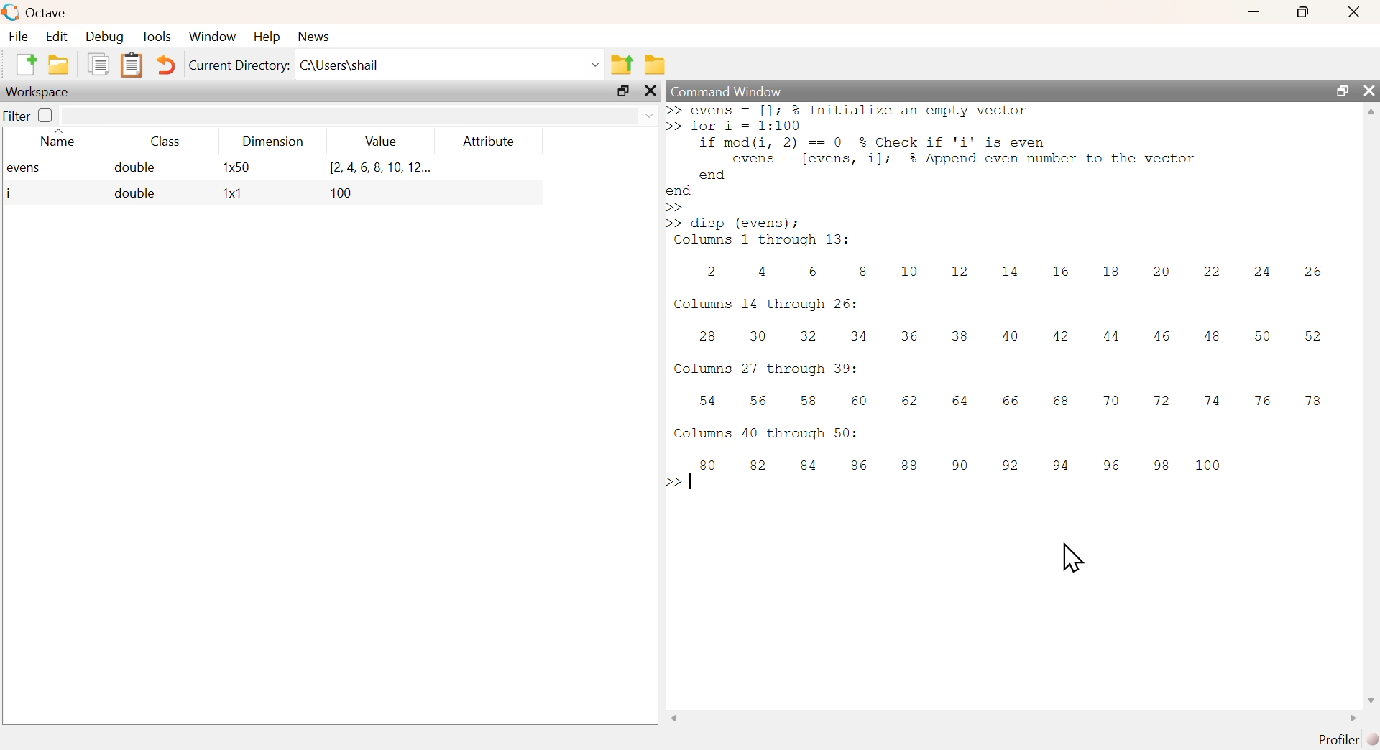 Image resolution: width=1380 pixels, height=750 pixels. I want to click on maximize, so click(619, 92).